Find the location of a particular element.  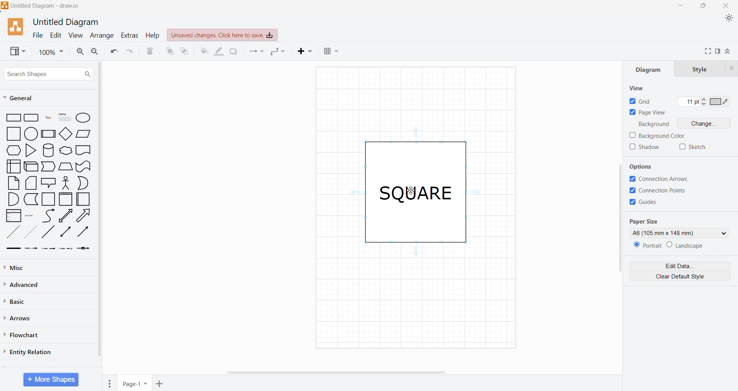

Set color of Grid is located at coordinates (721, 103).